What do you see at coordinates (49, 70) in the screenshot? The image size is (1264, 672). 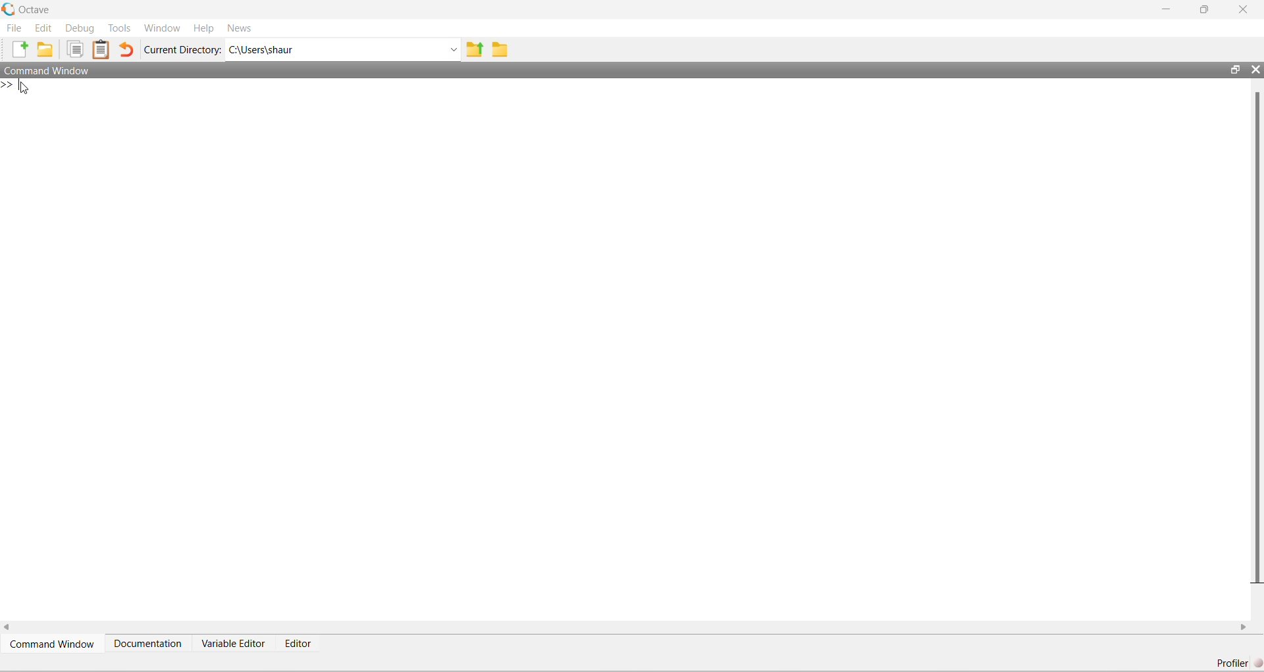 I see `Command Window` at bounding box center [49, 70].